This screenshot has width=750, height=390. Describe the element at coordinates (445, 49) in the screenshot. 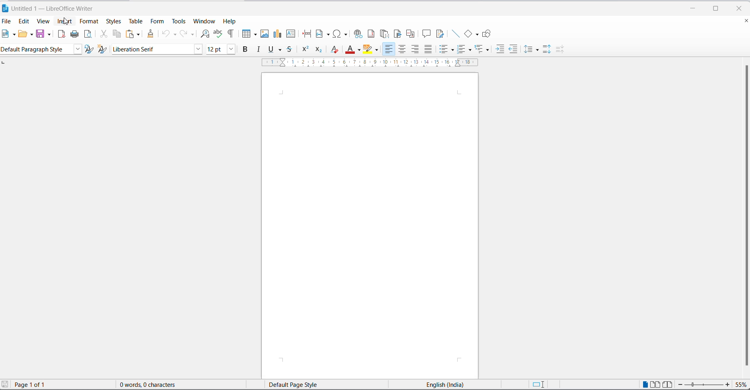

I see `toggle unordered list` at that location.